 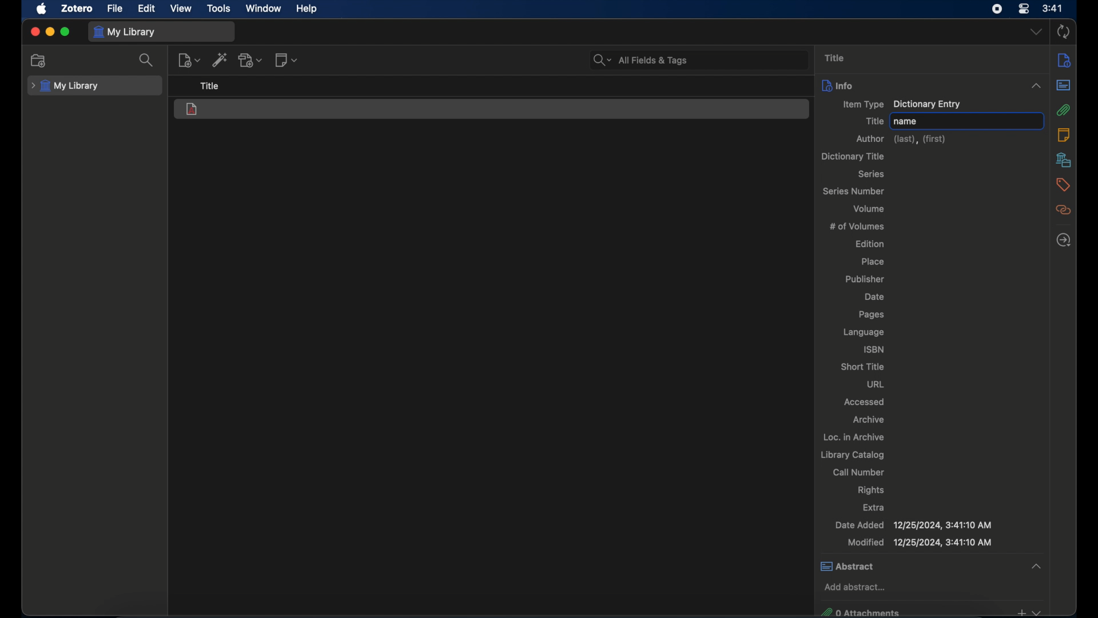 I want to click on extra, so click(x=875, y=507).